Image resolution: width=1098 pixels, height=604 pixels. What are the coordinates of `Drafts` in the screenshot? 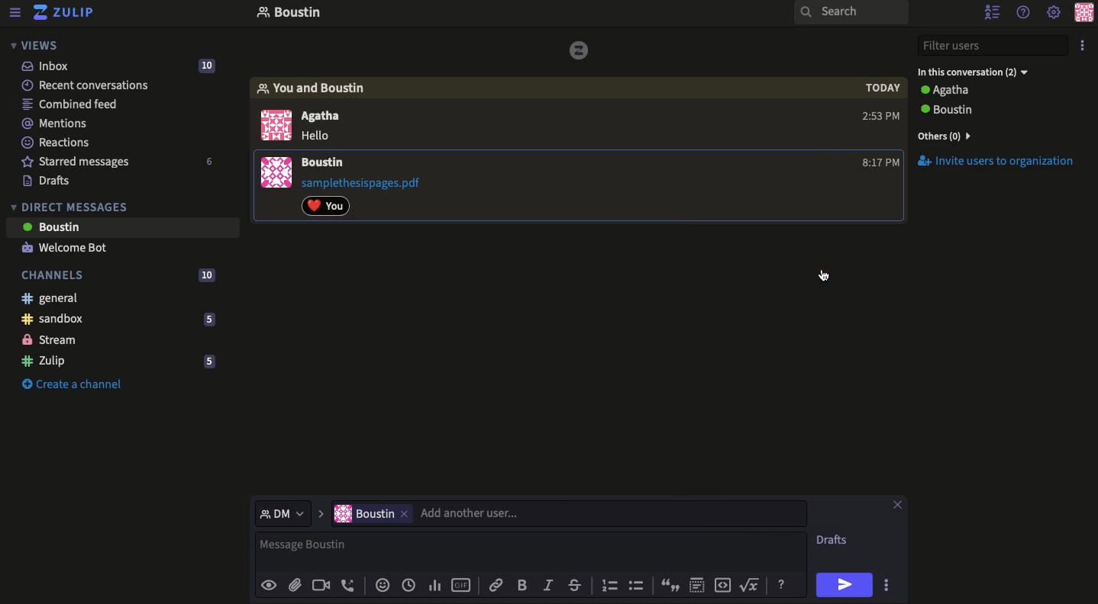 It's located at (832, 535).